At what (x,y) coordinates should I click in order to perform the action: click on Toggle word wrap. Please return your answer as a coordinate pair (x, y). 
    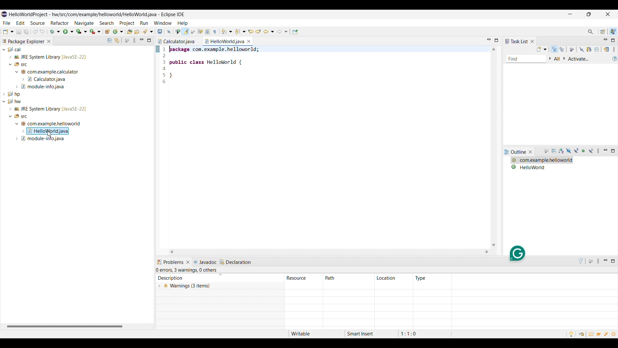
    Looking at the image, I should click on (200, 32).